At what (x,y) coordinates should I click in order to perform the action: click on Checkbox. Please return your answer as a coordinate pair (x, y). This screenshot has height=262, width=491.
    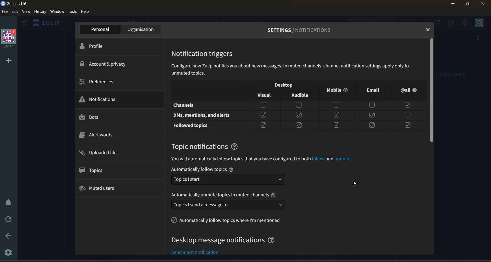
    Looking at the image, I should click on (338, 106).